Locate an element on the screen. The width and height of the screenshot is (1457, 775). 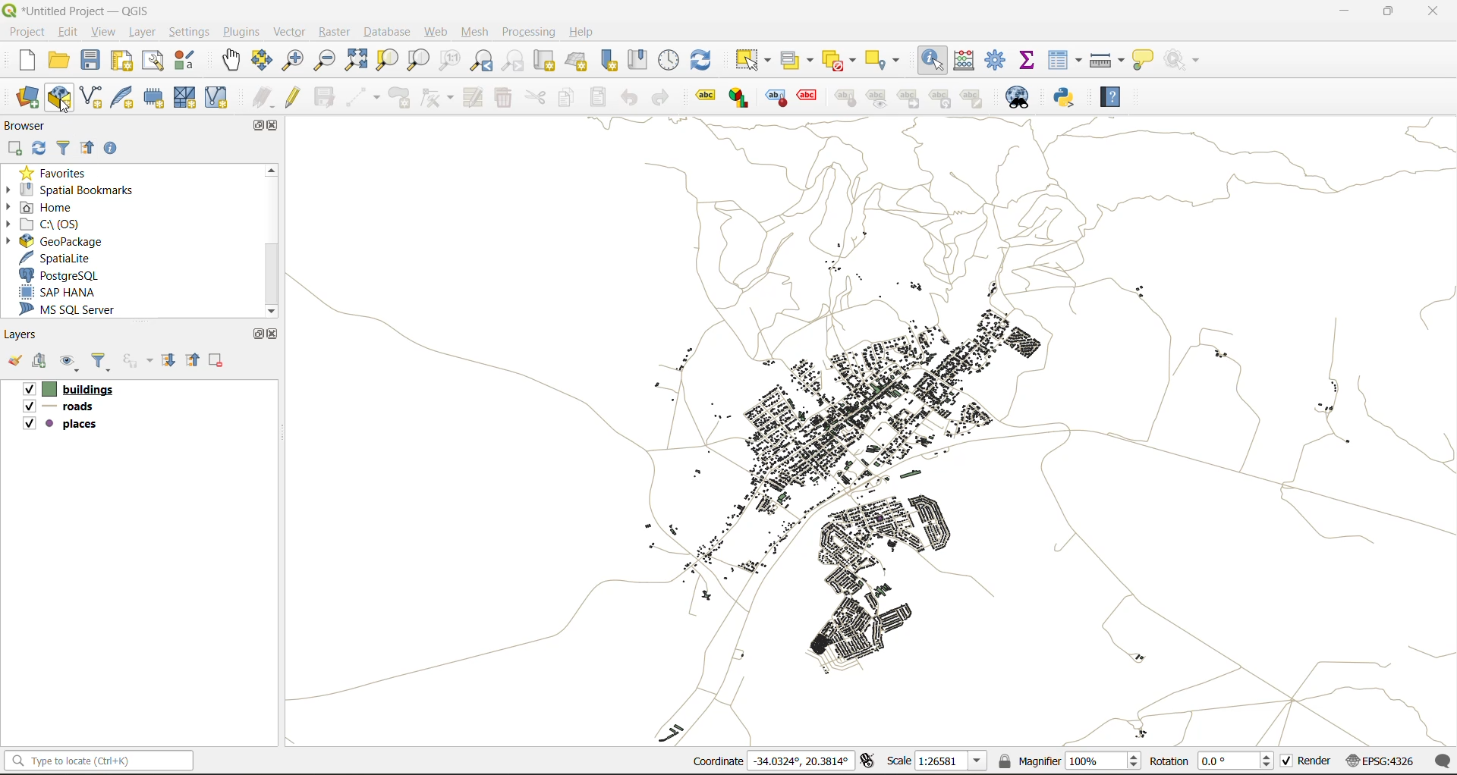
save edits is located at coordinates (326, 97).